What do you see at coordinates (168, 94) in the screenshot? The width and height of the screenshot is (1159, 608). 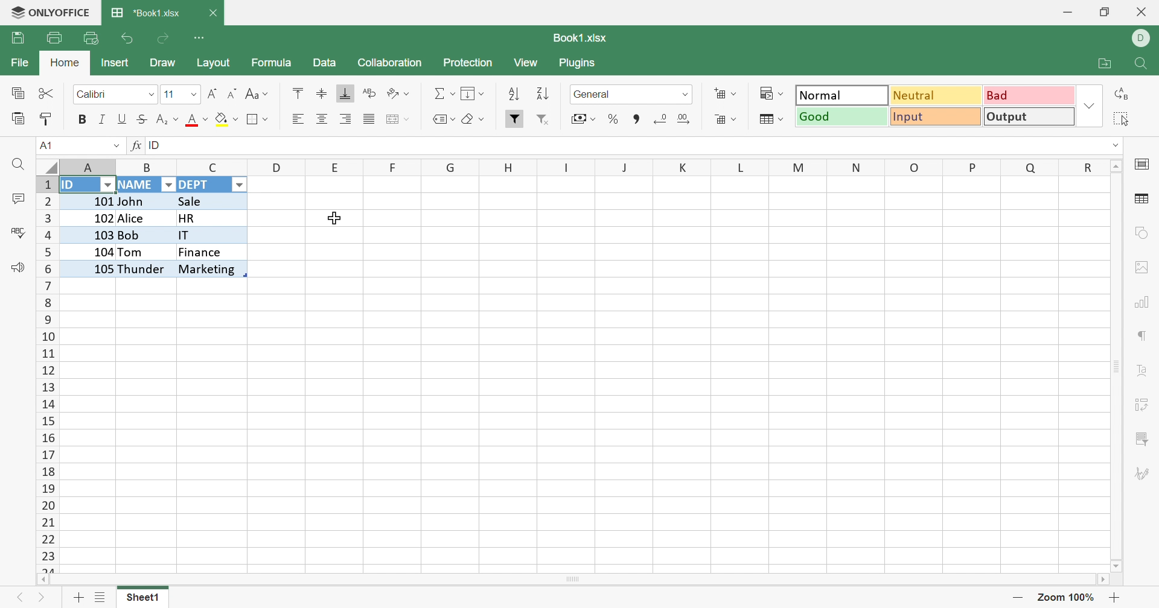 I see `11` at bounding box center [168, 94].